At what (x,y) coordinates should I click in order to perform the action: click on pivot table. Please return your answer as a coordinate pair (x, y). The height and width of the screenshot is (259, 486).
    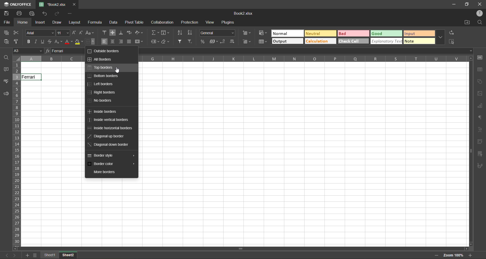
    Looking at the image, I should click on (480, 142).